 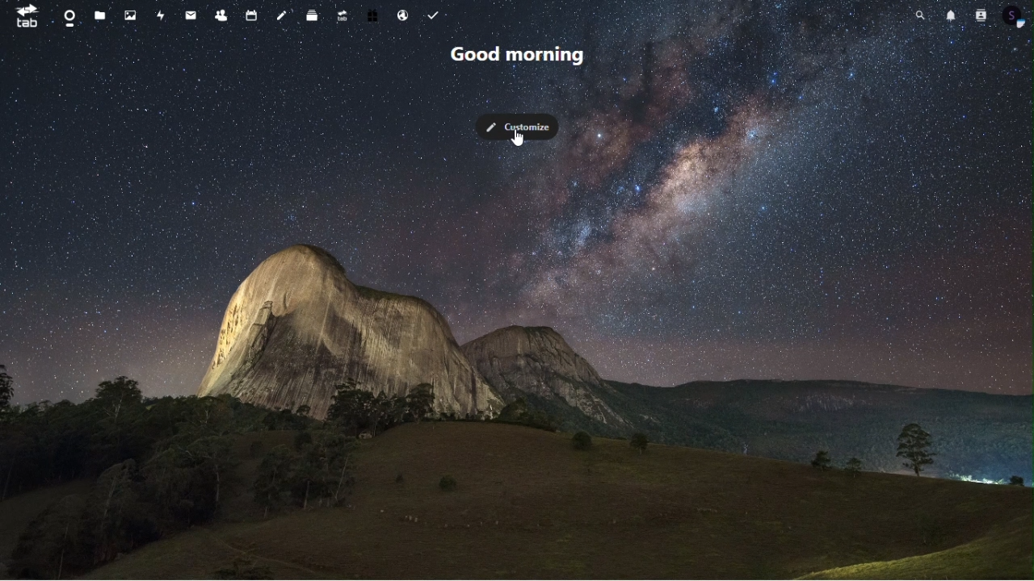 I want to click on customize, so click(x=518, y=127).